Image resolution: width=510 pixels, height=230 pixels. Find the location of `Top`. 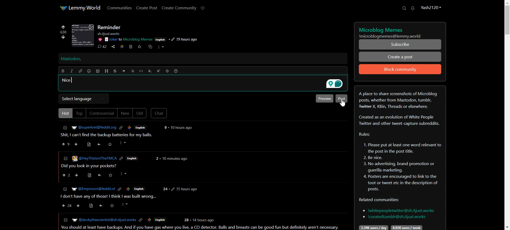

Top is located at coordinates (79, 113).